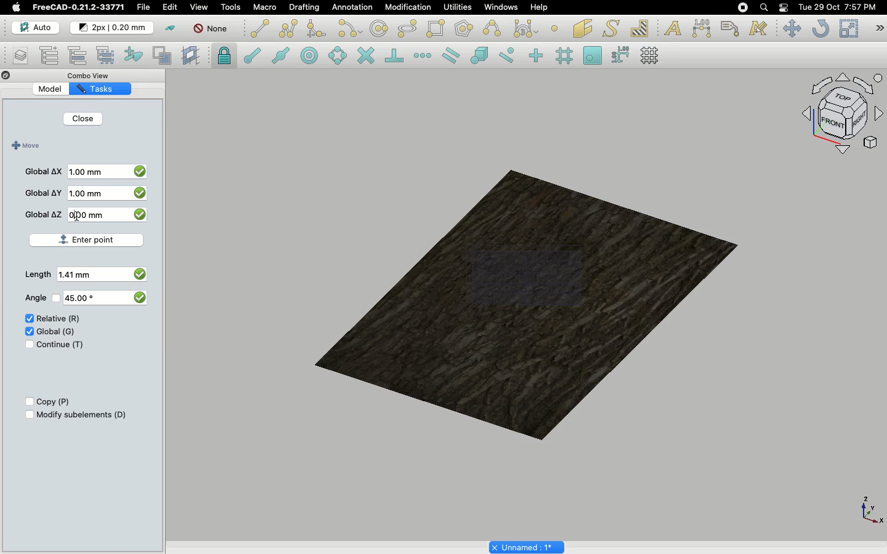 The width and height of the screenshot is (887, 554). I want to click on Search, so click(763, 7).